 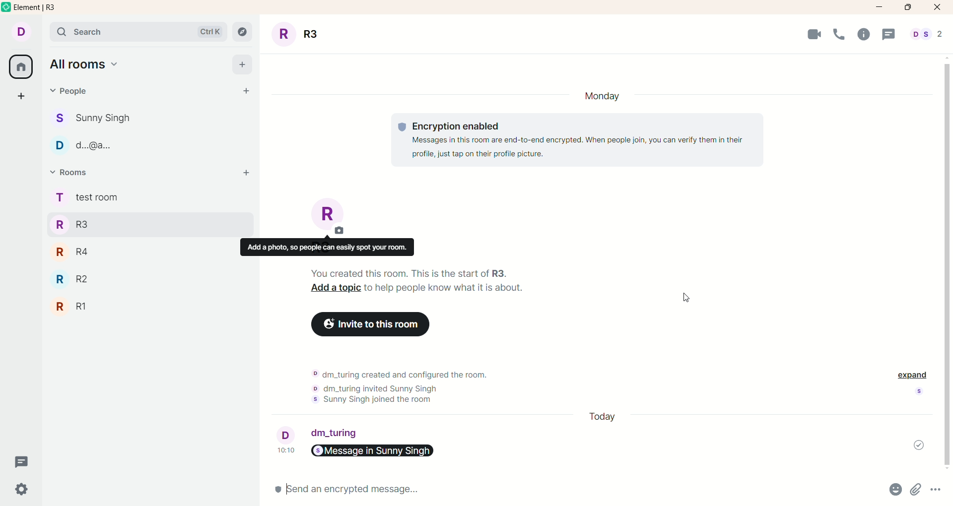 I want to click on attachments, so click(x=917, y=490).